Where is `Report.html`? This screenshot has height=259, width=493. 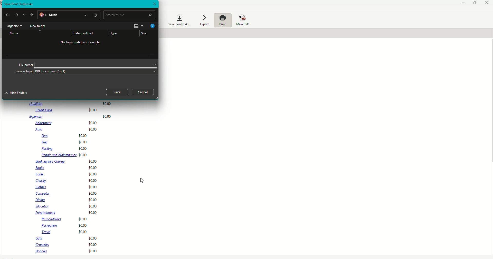
Report.html is located at coordinates (46, 70).